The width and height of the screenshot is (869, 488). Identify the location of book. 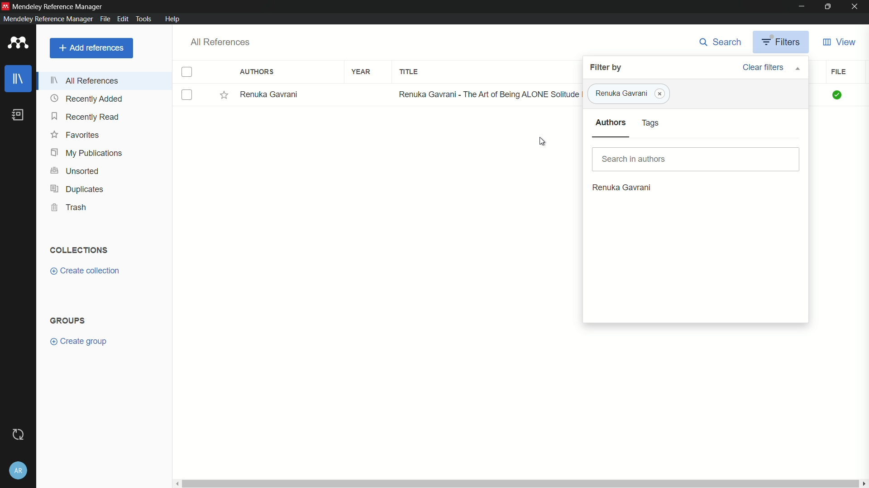
(18, 114).